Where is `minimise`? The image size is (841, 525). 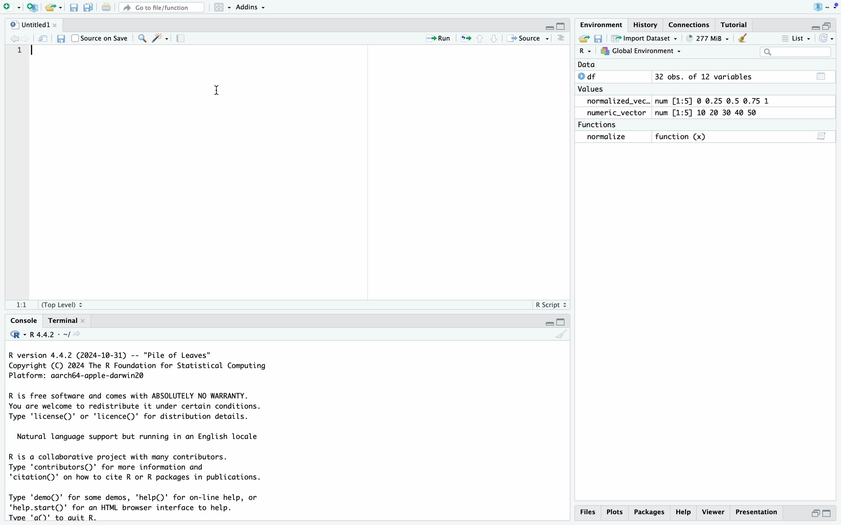
minimise is located at coordinates (816, 512).